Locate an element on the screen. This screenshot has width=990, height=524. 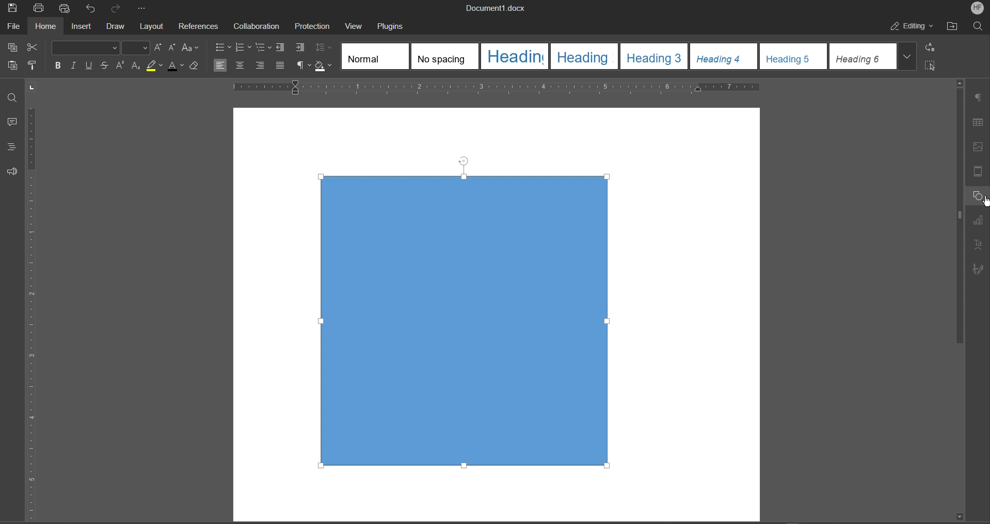
Heading 4 is located at coordinates (722, 56).